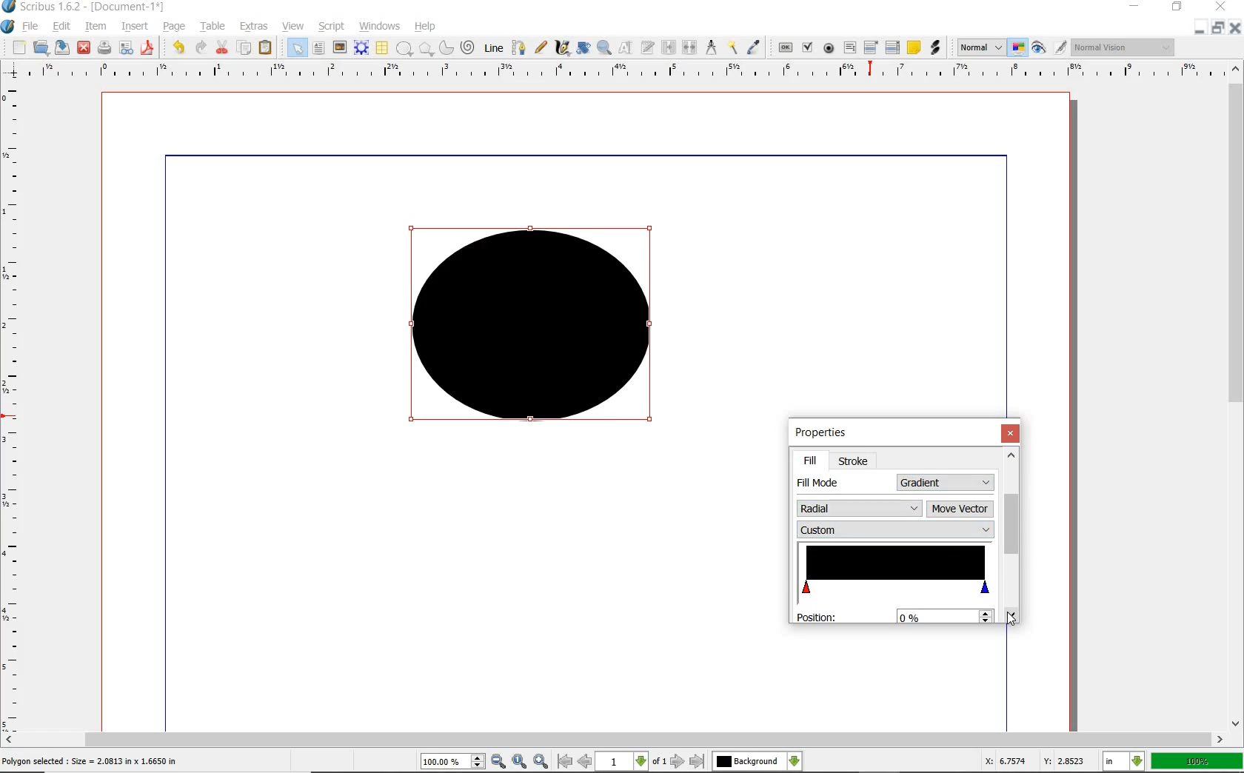  I want to click on COPY, so click(246, 48).